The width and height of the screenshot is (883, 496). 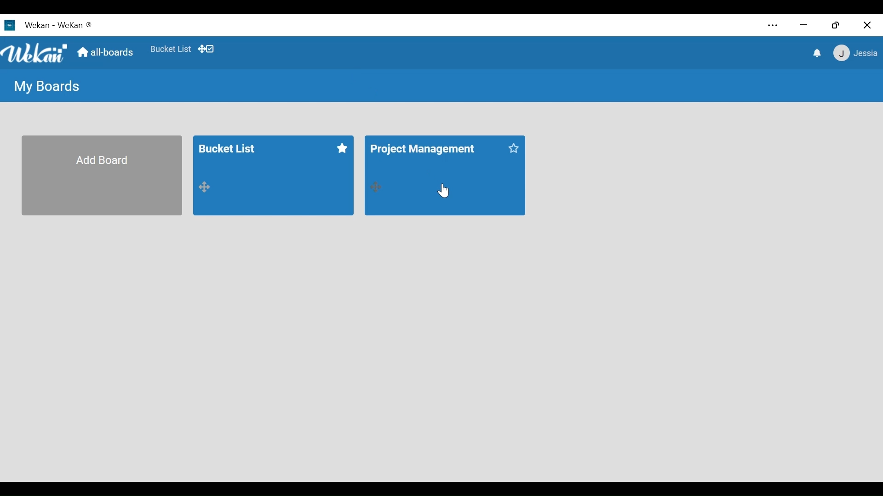 I want to click on restore, so click(x=835, y=25).